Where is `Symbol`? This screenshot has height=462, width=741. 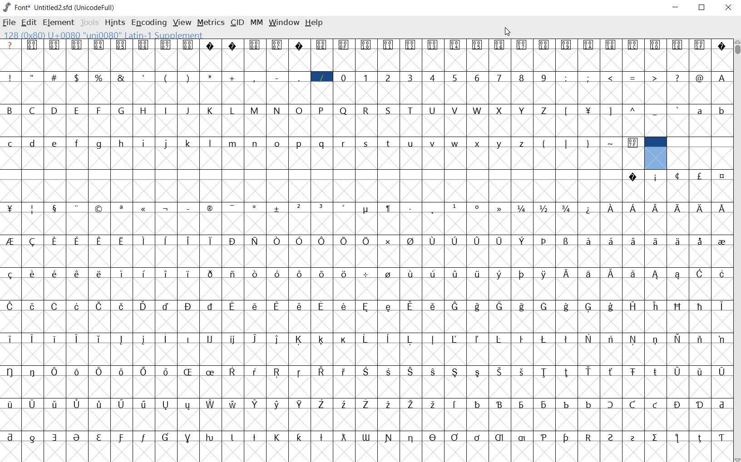
Symbol is located at coordinates (256, 207).